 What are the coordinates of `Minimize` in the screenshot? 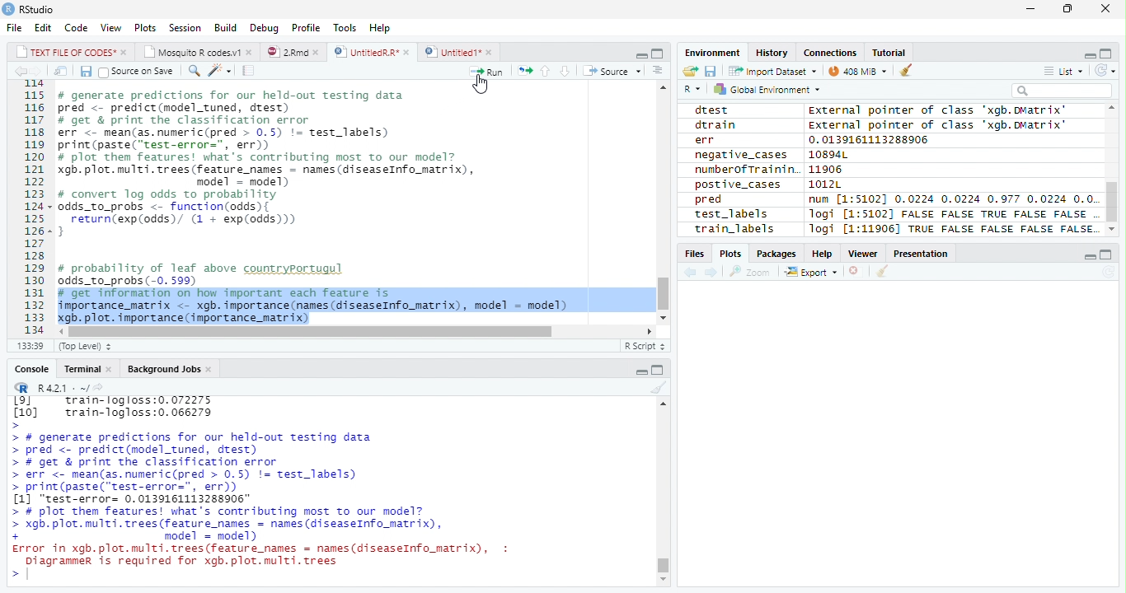 It's located at (642, 371).